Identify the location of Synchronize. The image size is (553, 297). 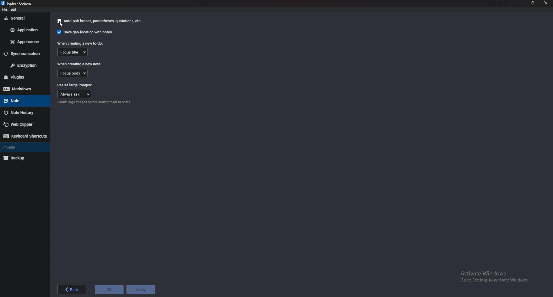
(23, 54).